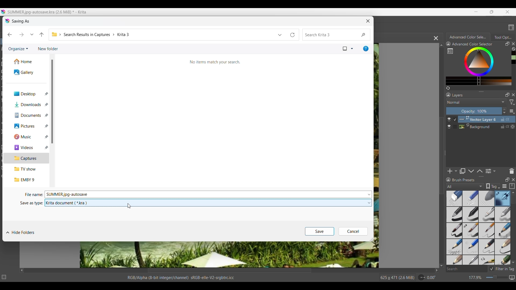 The height and width of the screenshot is (290, 516). Describe the element at coordinates (487, 126) in the screenshot. I see `Background layer` at that location.